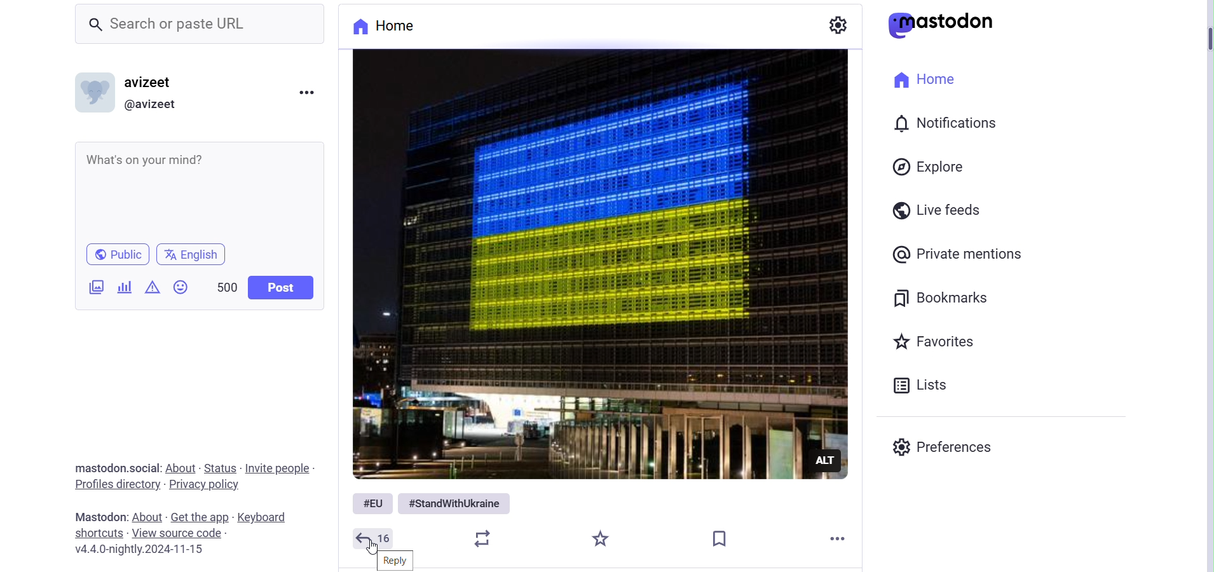 The width and height of the screenshot is (1214, 572). What do you see at coordinates (283, 286) in the screenshot?
I see `Post` at bounding box center [283, 286].